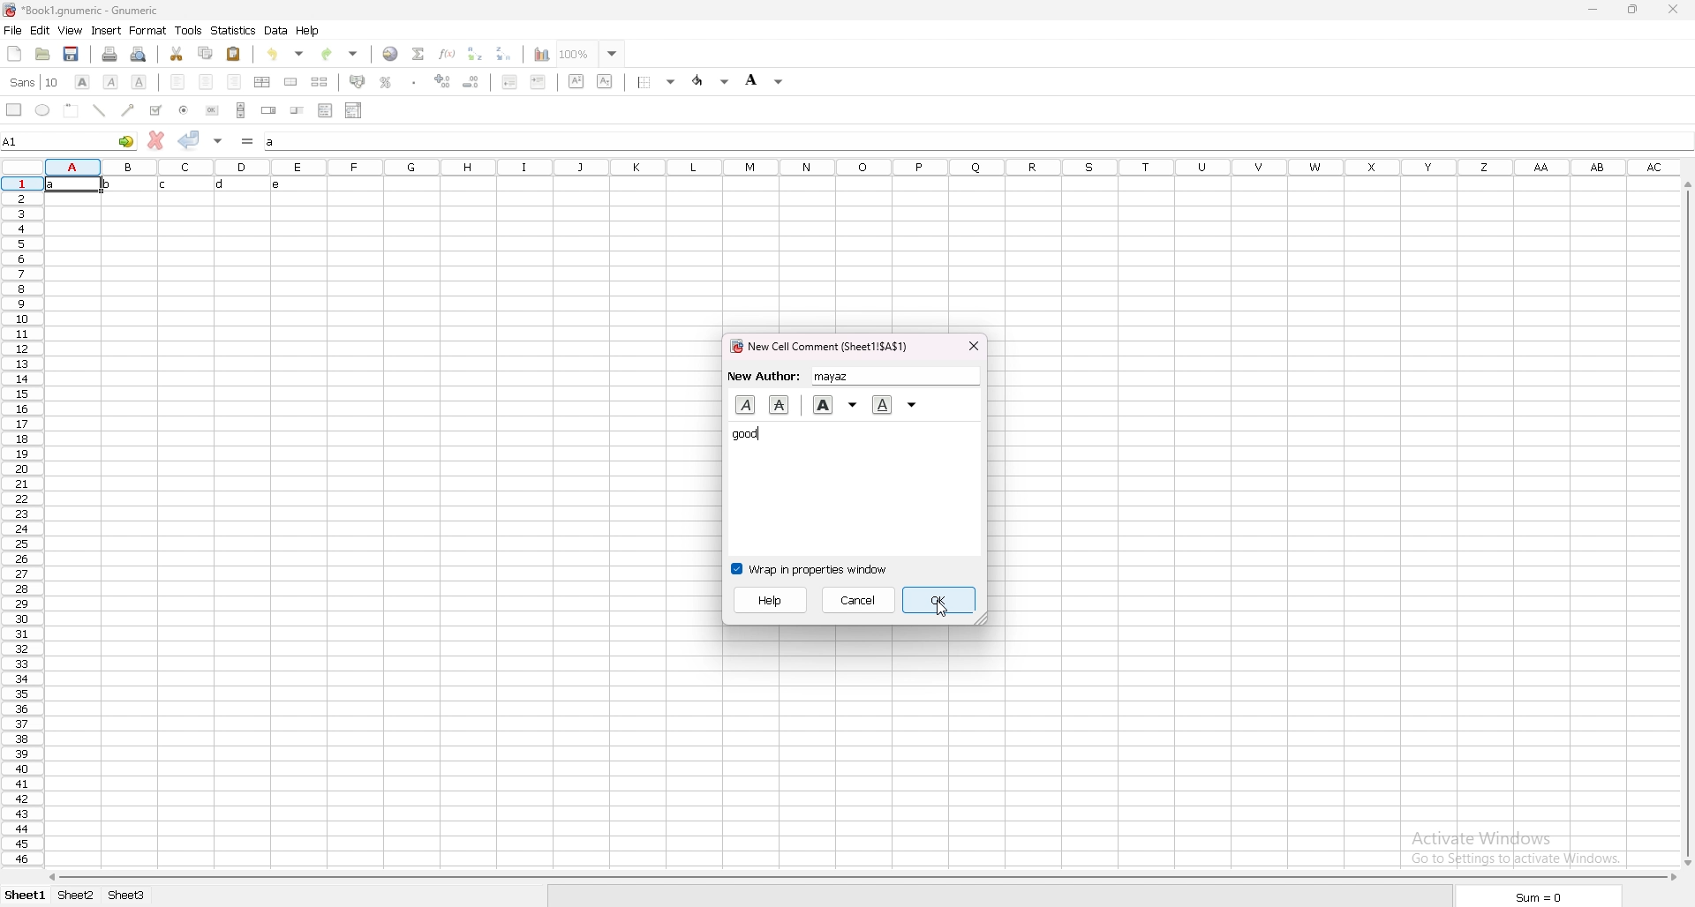  What do you see at coordinates (207, 52) in the screenshot?
I see `copy` at bounding box center [207, 52].